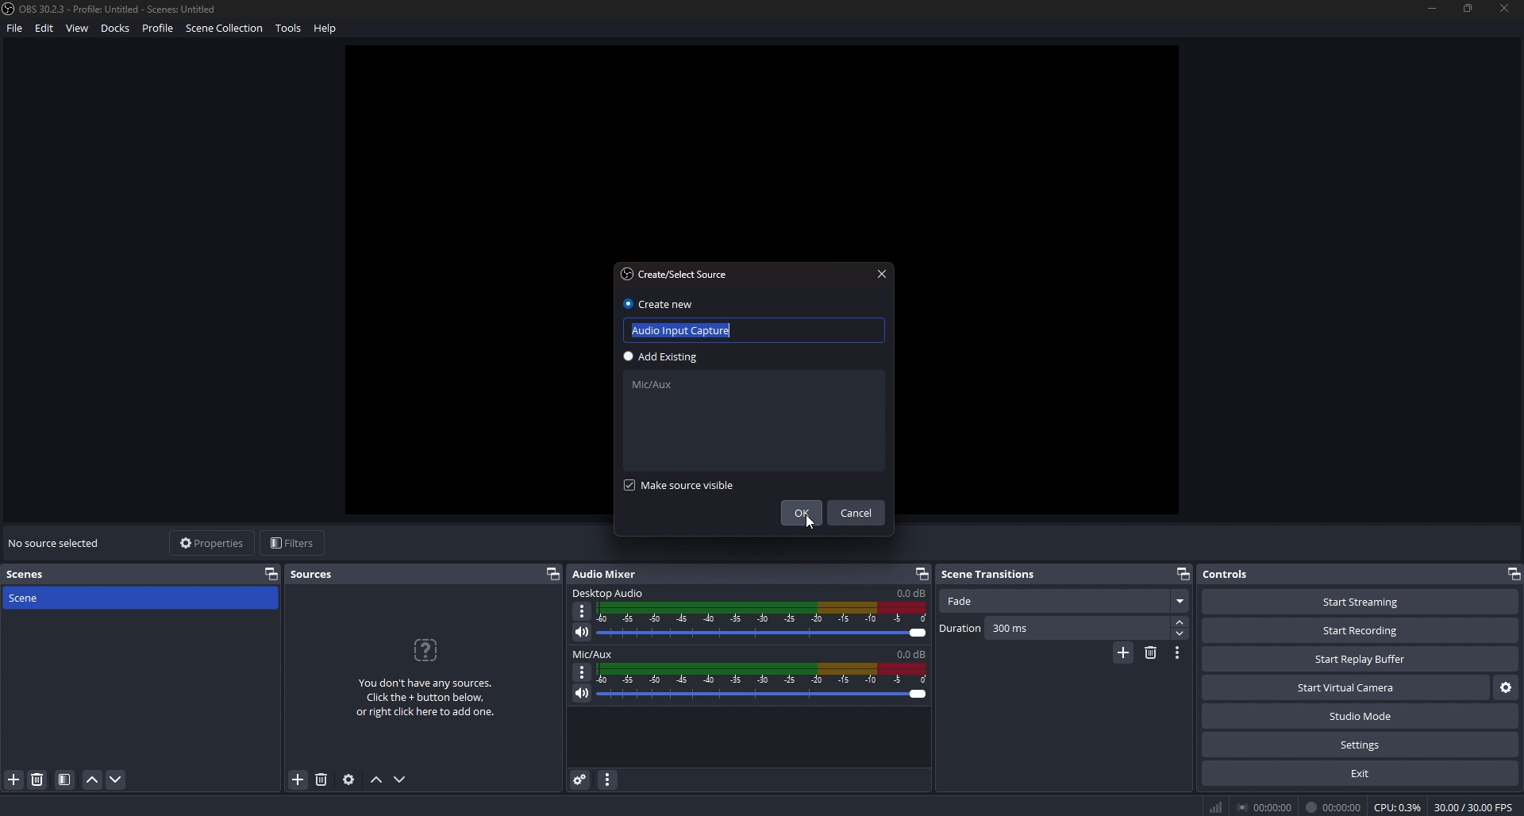 This screenshot has width=1524, height=816. I want to click on create new, so click(664, 305).